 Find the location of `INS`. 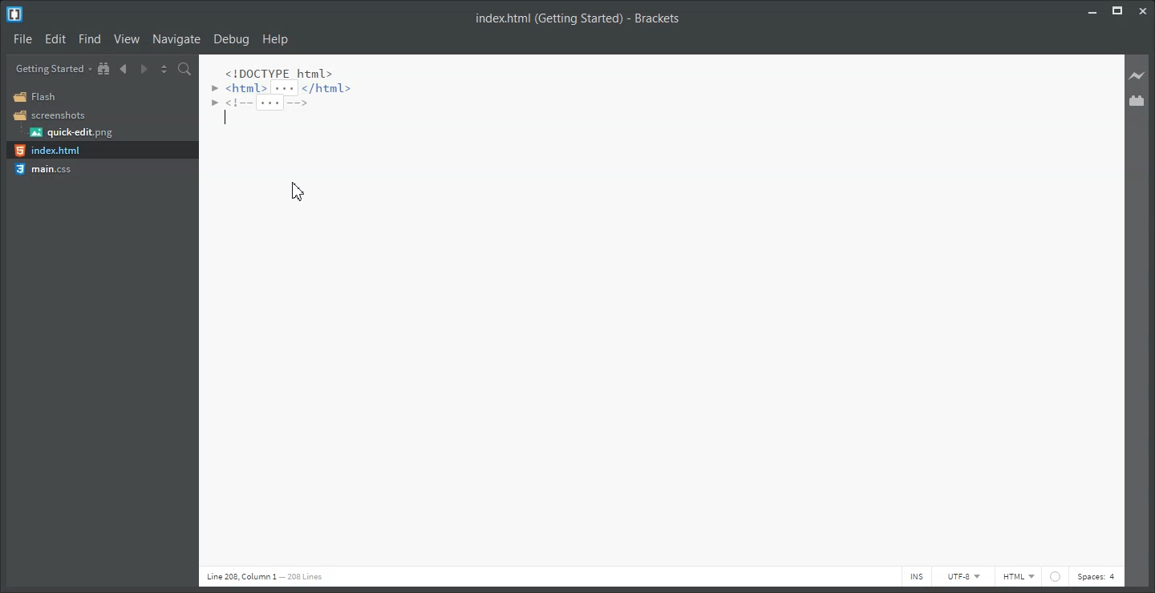

INS is located at coordinates (917, 576).